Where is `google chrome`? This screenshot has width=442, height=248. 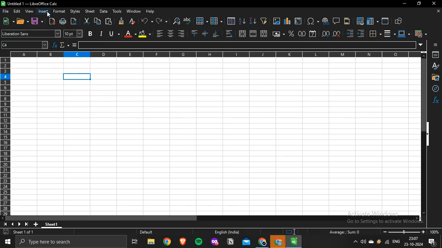 google chrome is located at coordinates (167, 243).